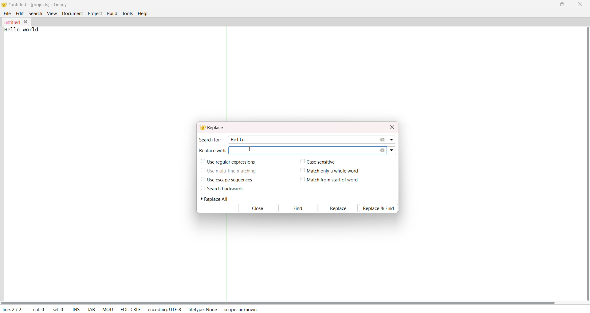 The height and width of the screenshot is (313, 590). What do you see at coordinates (36, 13) in the screenshot?
I see `search` at bounding box center [36, 13].